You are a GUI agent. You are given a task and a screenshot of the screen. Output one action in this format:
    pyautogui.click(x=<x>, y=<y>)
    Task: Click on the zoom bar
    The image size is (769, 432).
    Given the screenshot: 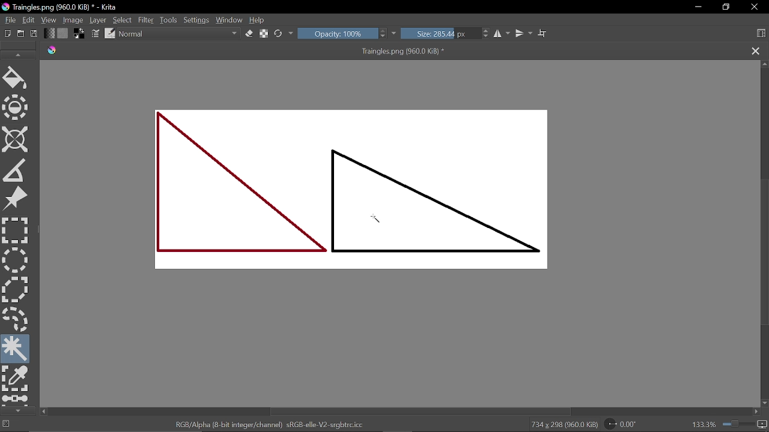 What is the action you would take?
    pyautogui.click(x=737, y=424)
    